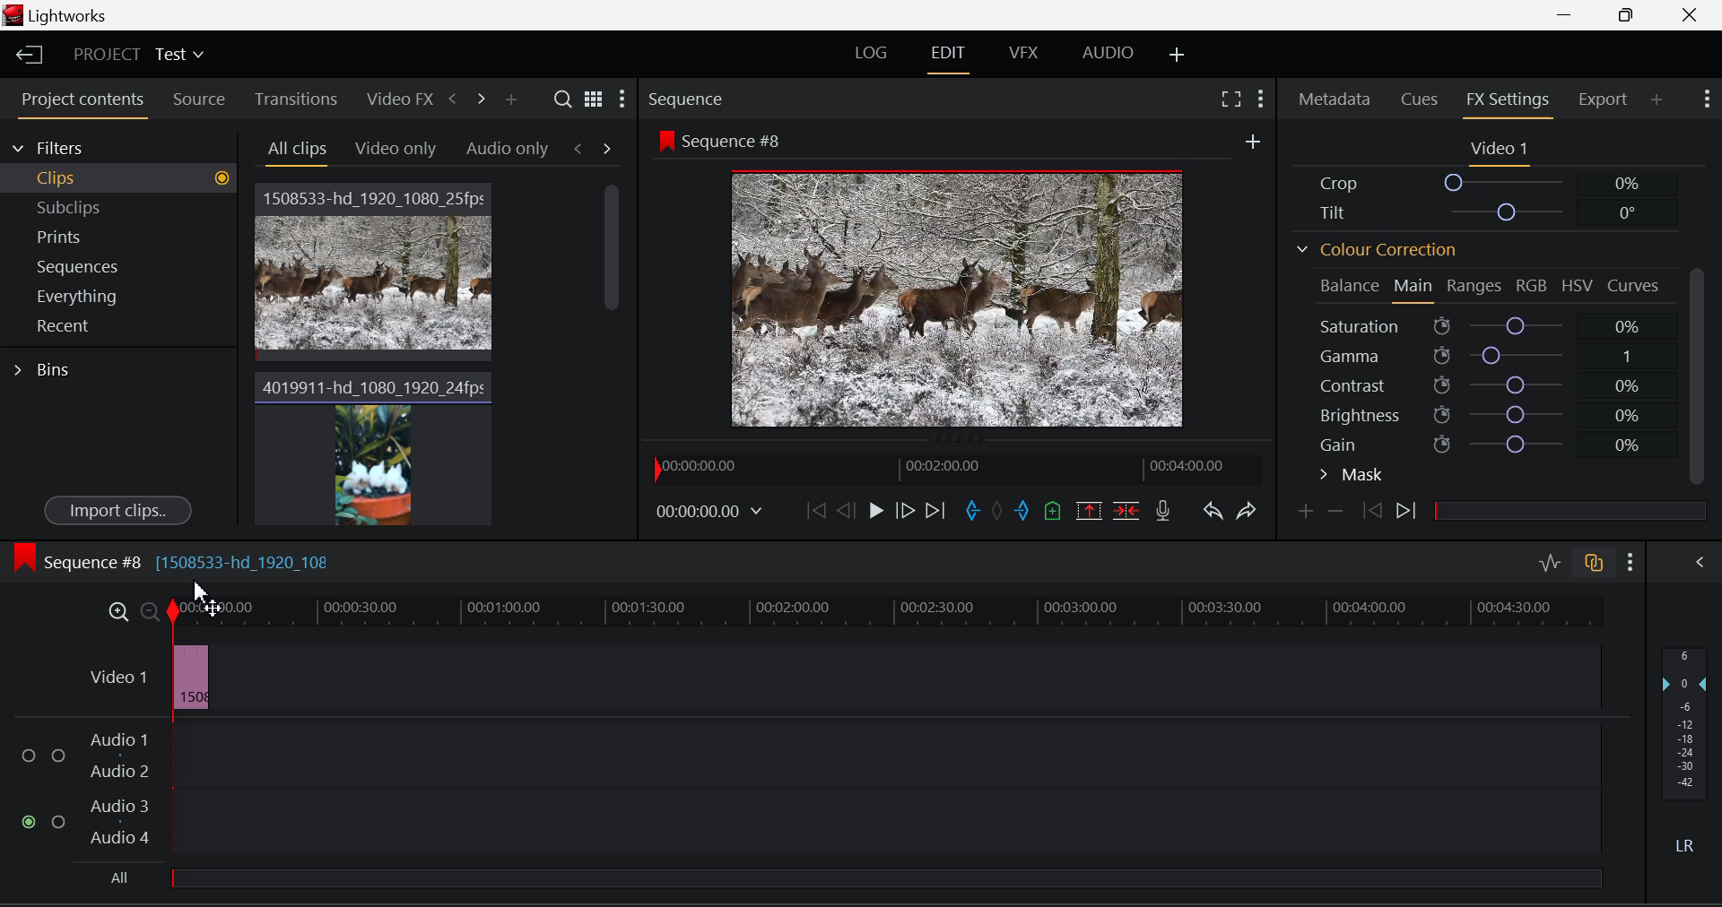  What do you see at coordinates (594, 149) in the screenshot?
I see `Movement between Tabs` at bounding box center [594, 149].